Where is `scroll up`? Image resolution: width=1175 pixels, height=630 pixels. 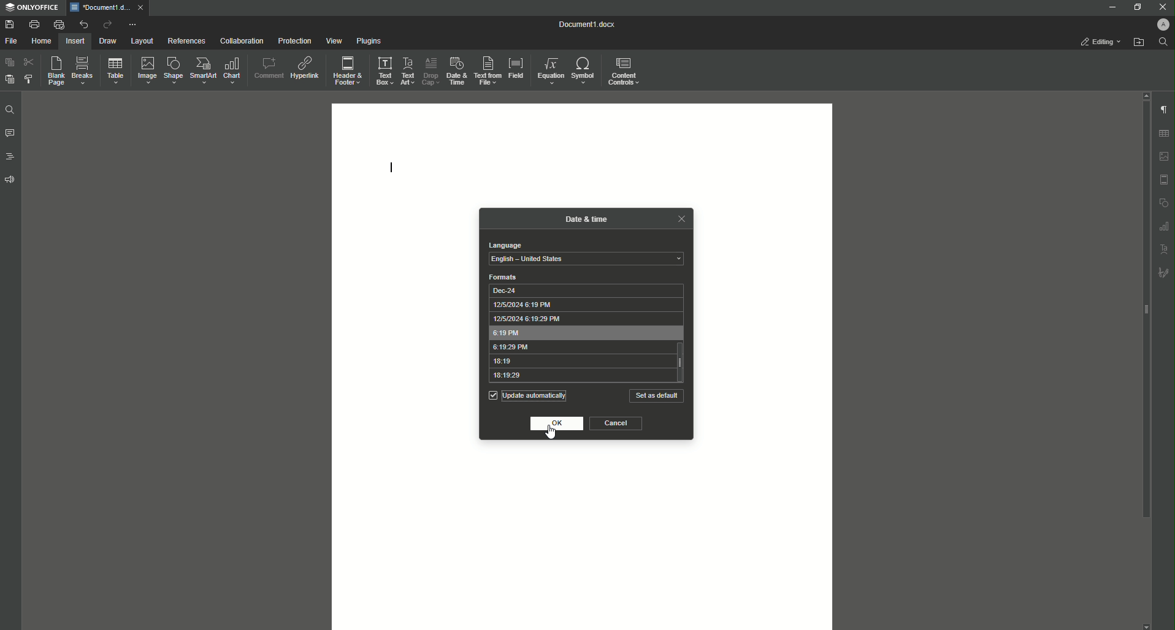 scroll up is located at coordinates (1144, 95).